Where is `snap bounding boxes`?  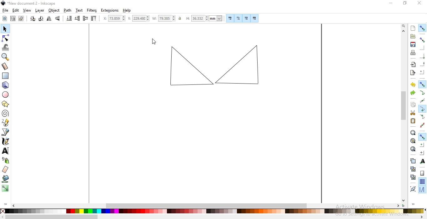
snap bounding boxes is located at coordinates (423, 40).